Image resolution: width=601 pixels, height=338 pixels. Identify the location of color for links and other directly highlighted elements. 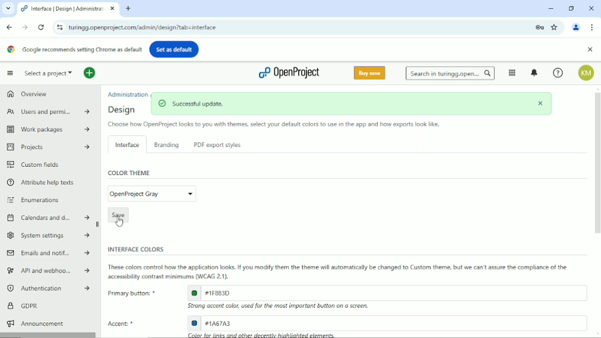
(263, 335).